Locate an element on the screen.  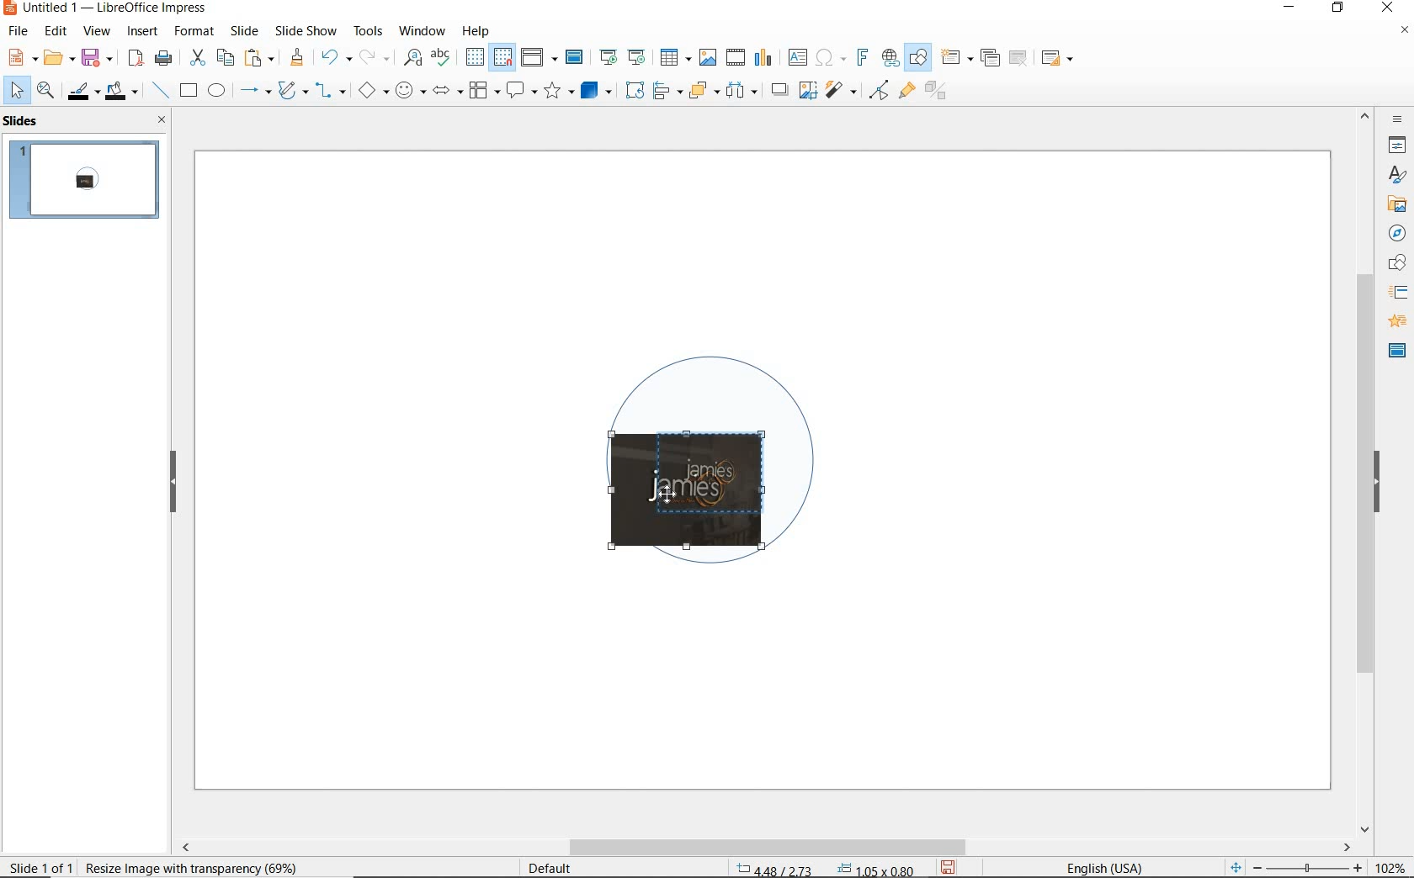
show gluepoint functions is located at coordinates (903, 92).